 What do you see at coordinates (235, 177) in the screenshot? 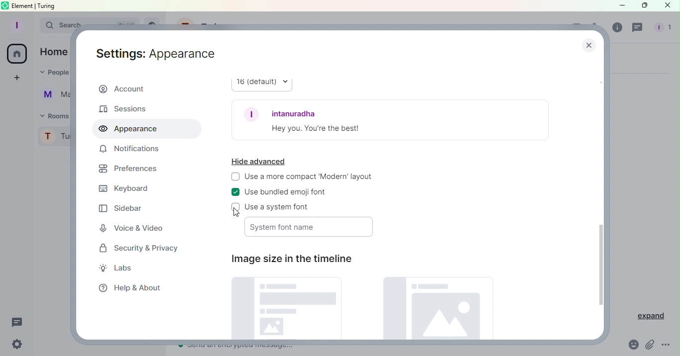
I see `check box` at bounding box center [235, 177].